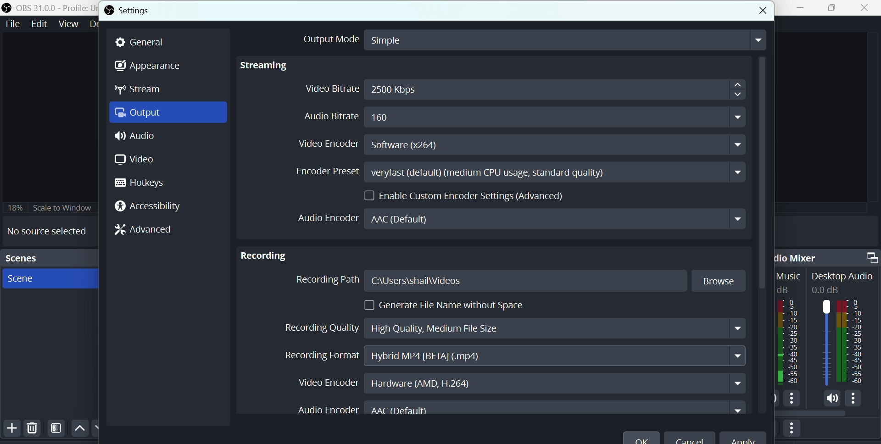  What do you see at coordinates (81, 431) in the screenshot?
I see `Up` at bounding box center [81, 431].